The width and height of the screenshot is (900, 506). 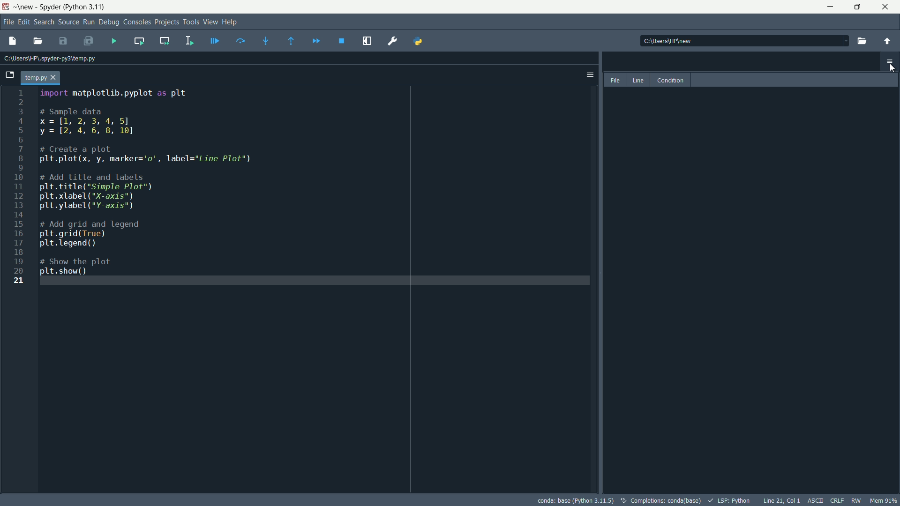 I want to click on parent directory, so click(x=888, y=42).